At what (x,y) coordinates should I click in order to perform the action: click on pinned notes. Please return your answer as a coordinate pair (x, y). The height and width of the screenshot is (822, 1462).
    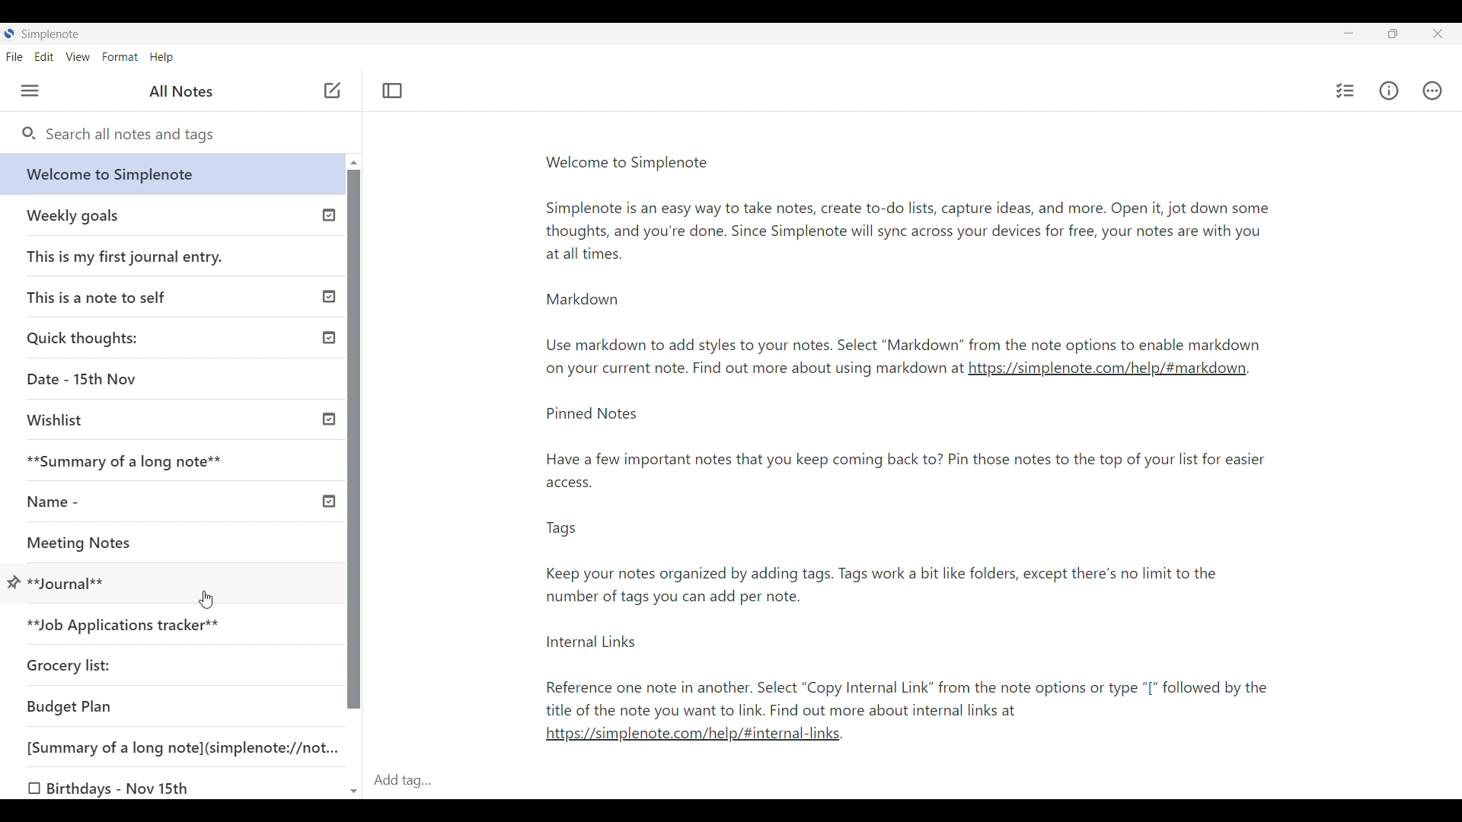
    Looking at the image, I should click on (908, 560).